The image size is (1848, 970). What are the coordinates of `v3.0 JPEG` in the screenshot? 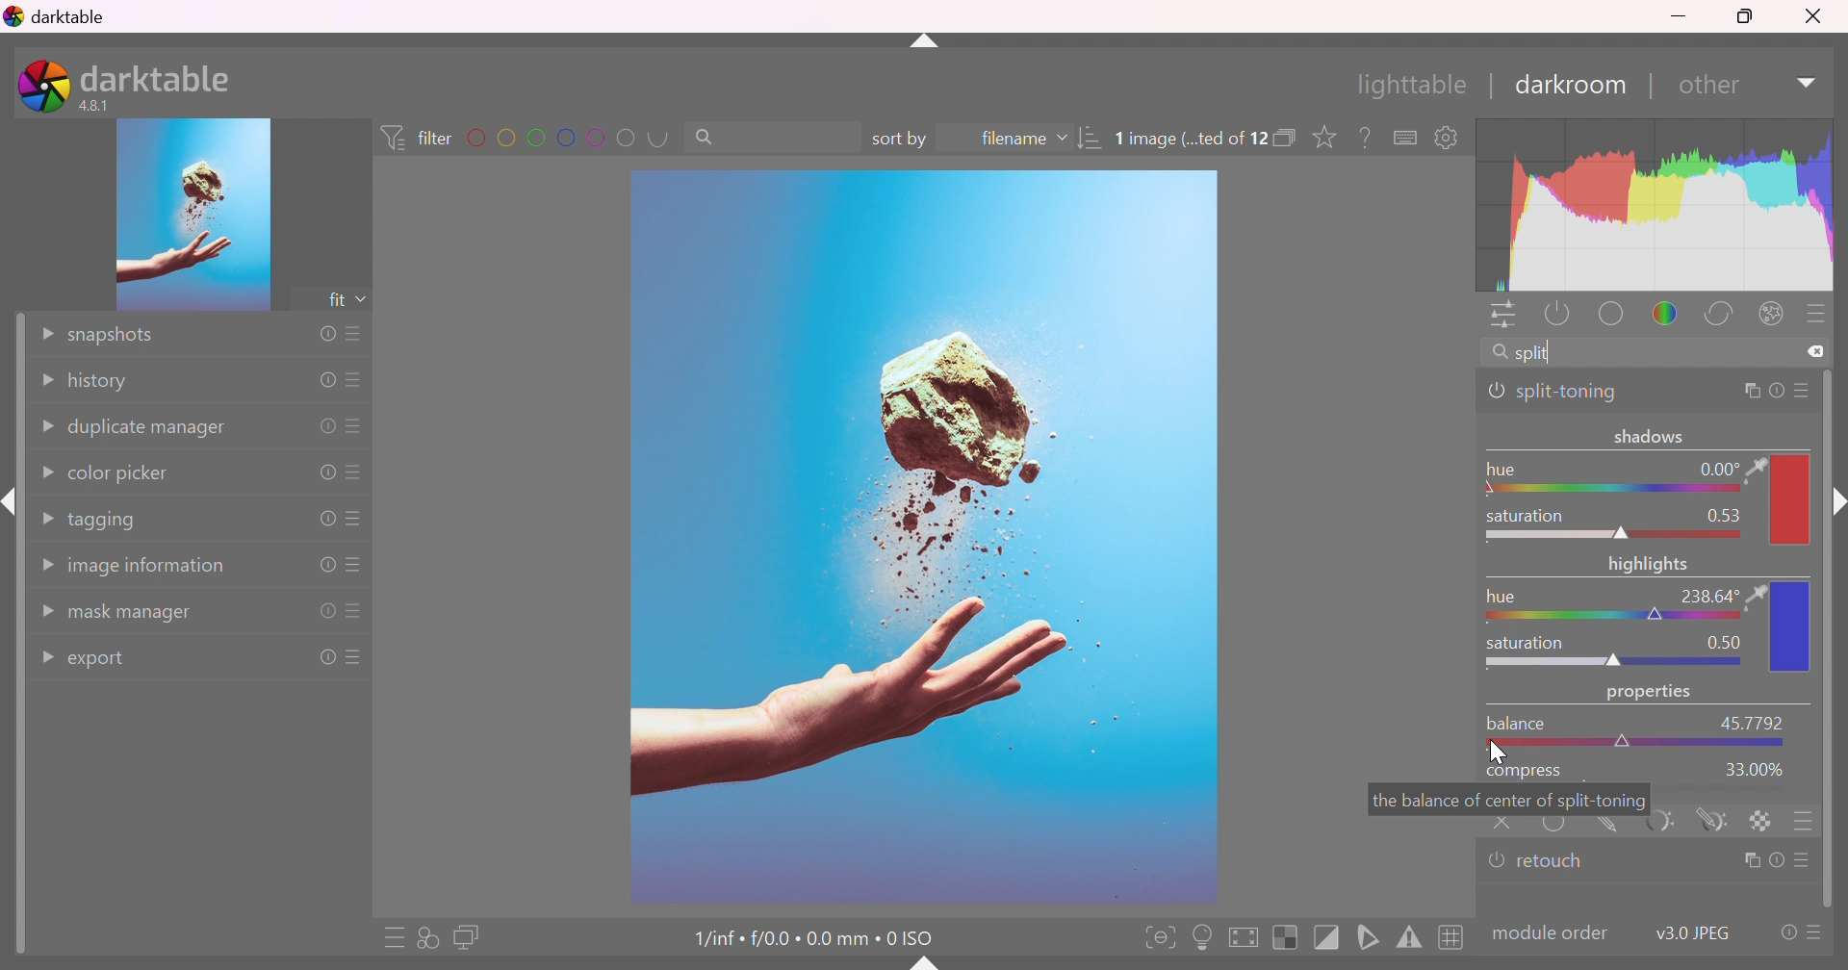 It's located at (1694, 931).